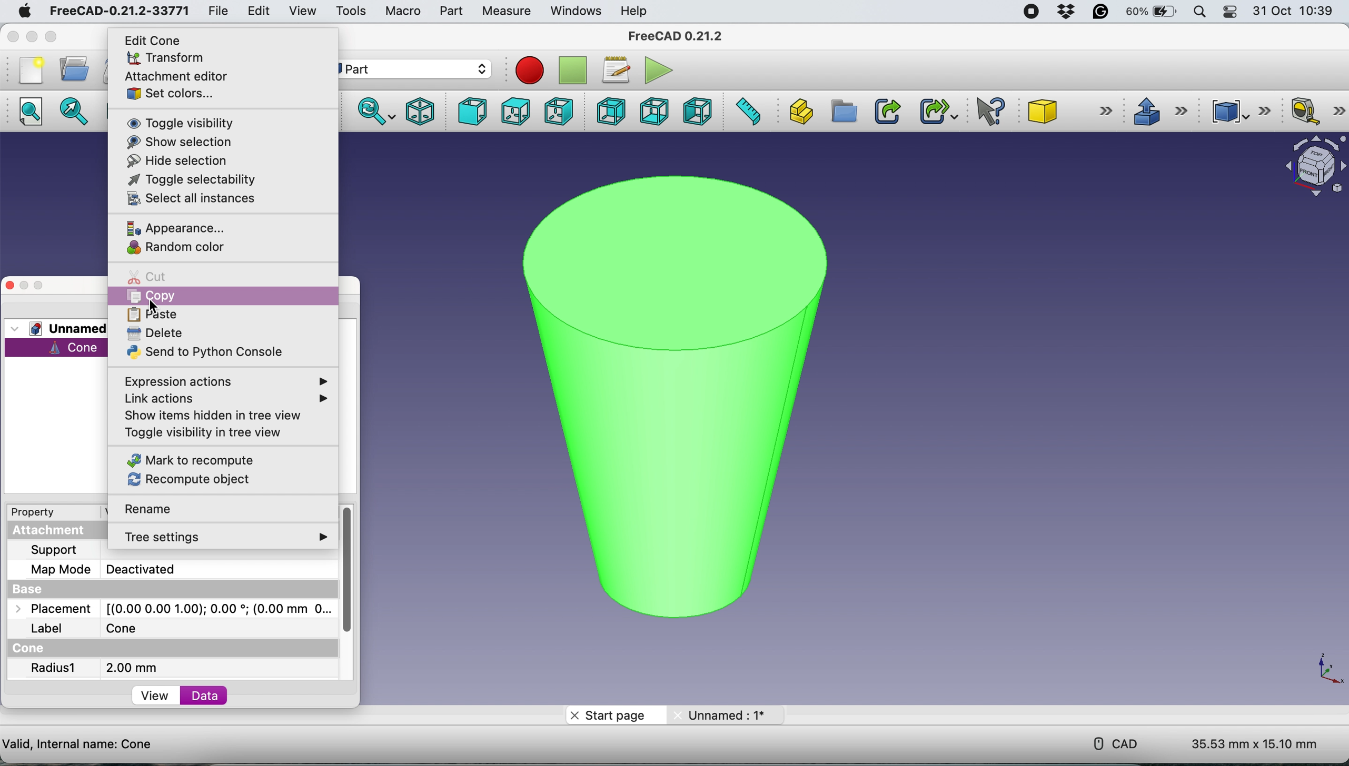  I want to click on random color, so click(180, 248).